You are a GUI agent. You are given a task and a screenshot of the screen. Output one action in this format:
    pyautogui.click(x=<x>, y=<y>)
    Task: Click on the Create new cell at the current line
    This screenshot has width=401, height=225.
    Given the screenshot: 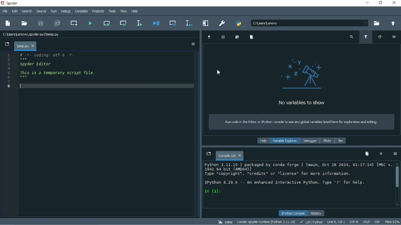 What is the action you would take?
    pyautogui.click(x=74, y=23)
    